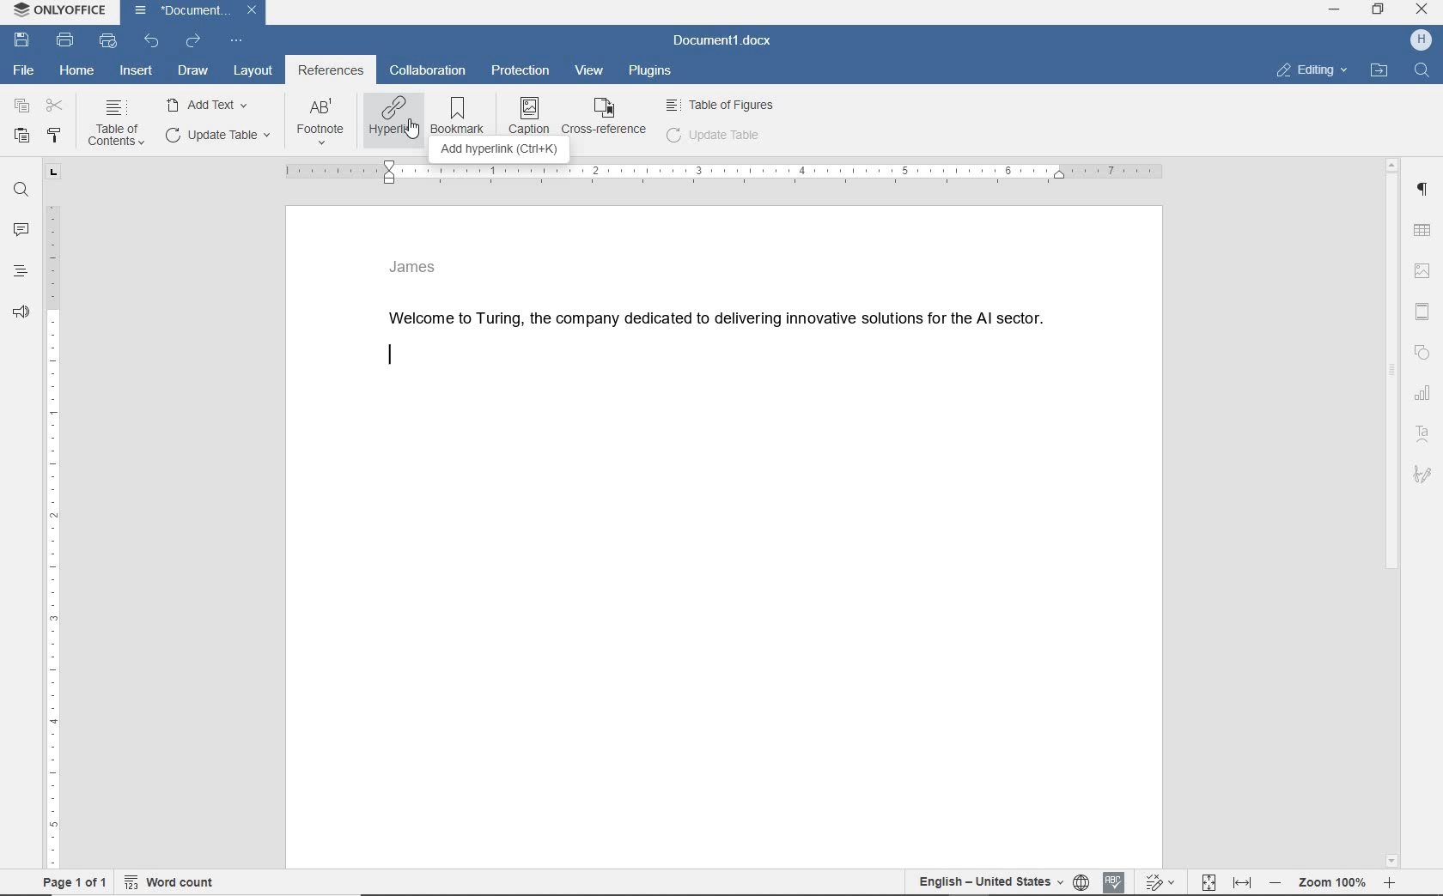  What do you see at coordinates (22, 230) in the screenshot?
I see `comments` at bounding box center [22, 230].